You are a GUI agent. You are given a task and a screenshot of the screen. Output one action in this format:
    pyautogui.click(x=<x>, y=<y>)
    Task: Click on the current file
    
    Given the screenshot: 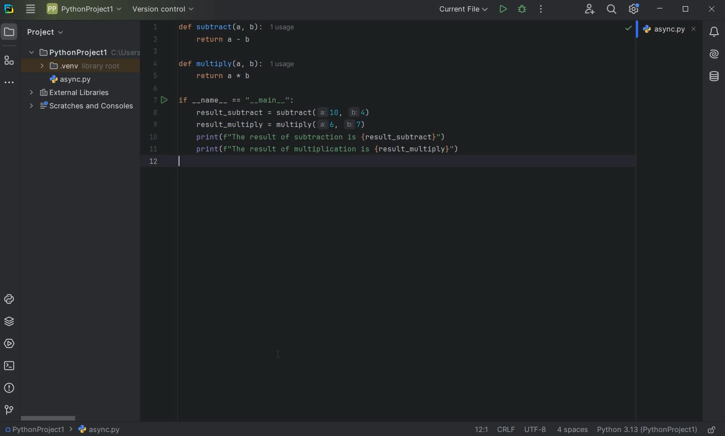 What is the action you would take?
    pyautogui.click(x=463, y=10)
    